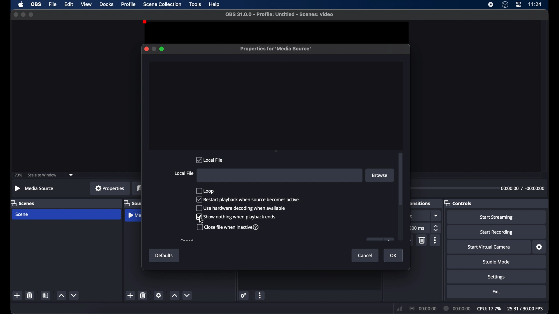  What do you see at coordinates (184, 173) in the screenshot?
I see `local file` at bounding box center [184, 173].